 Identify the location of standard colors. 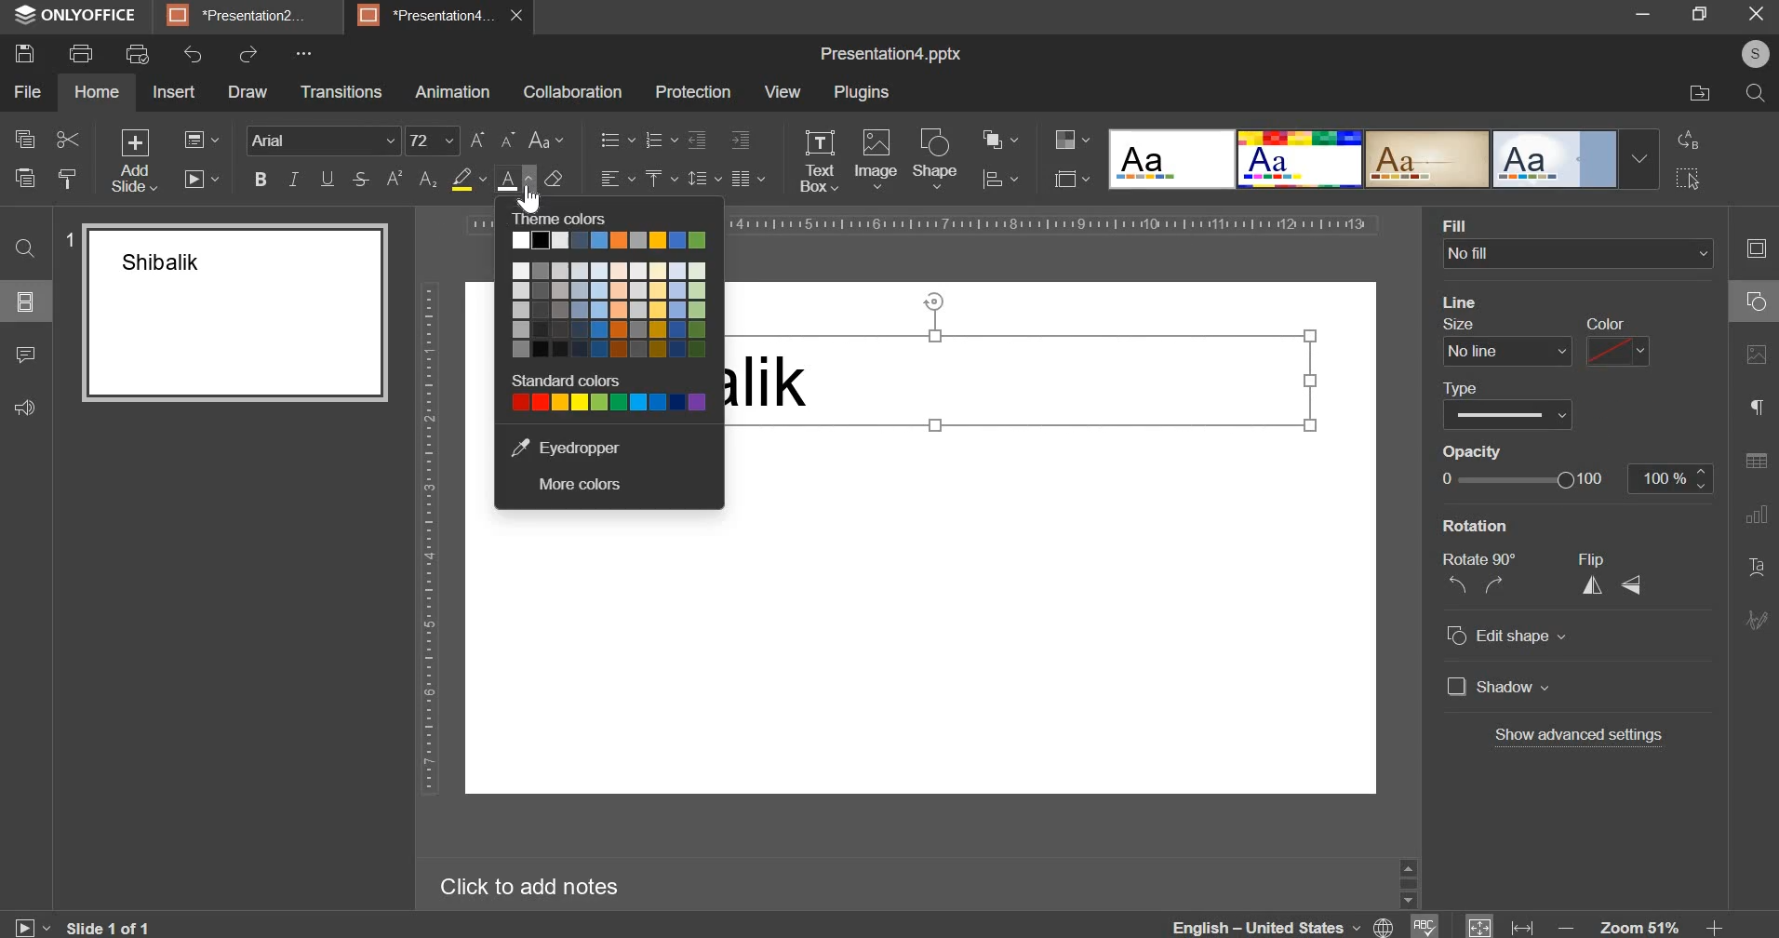
(570, 381).